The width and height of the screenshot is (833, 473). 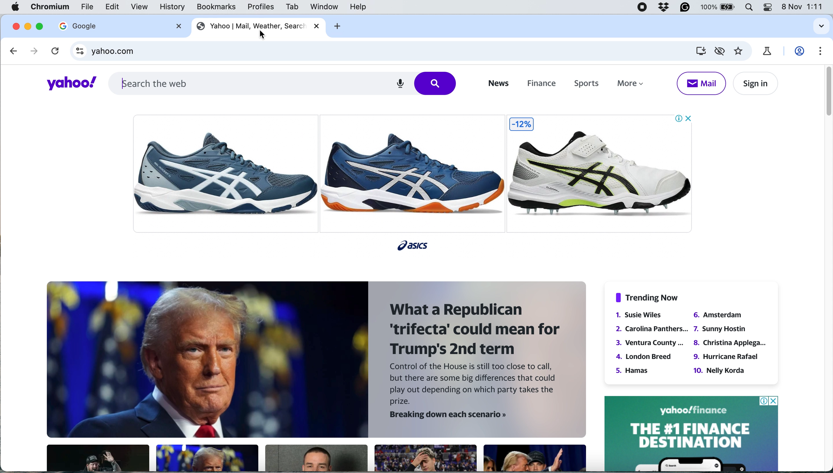 What do you see at coordinates (141, 7) in the screenshot?
I see `view` at bounding box center [141, 7].